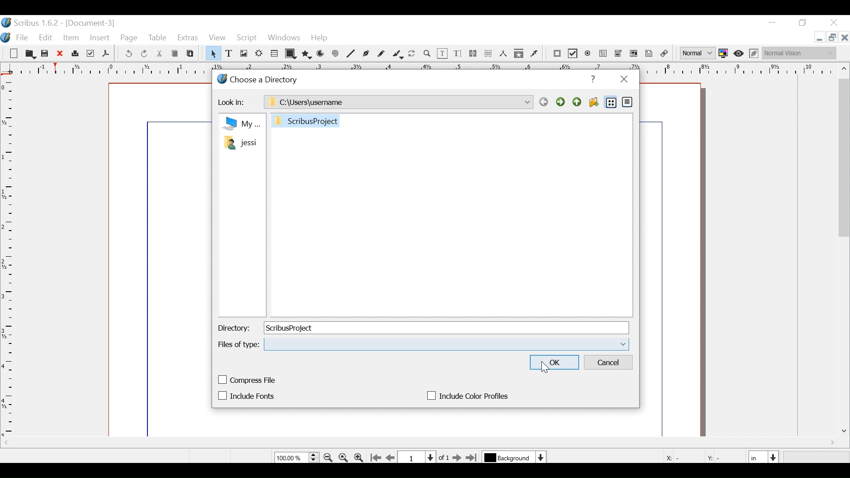 This screenshot has height=478, width=850. Describe the element at coordinates (534, 54) in the screenshot. I see `Eyedropper` at that location.